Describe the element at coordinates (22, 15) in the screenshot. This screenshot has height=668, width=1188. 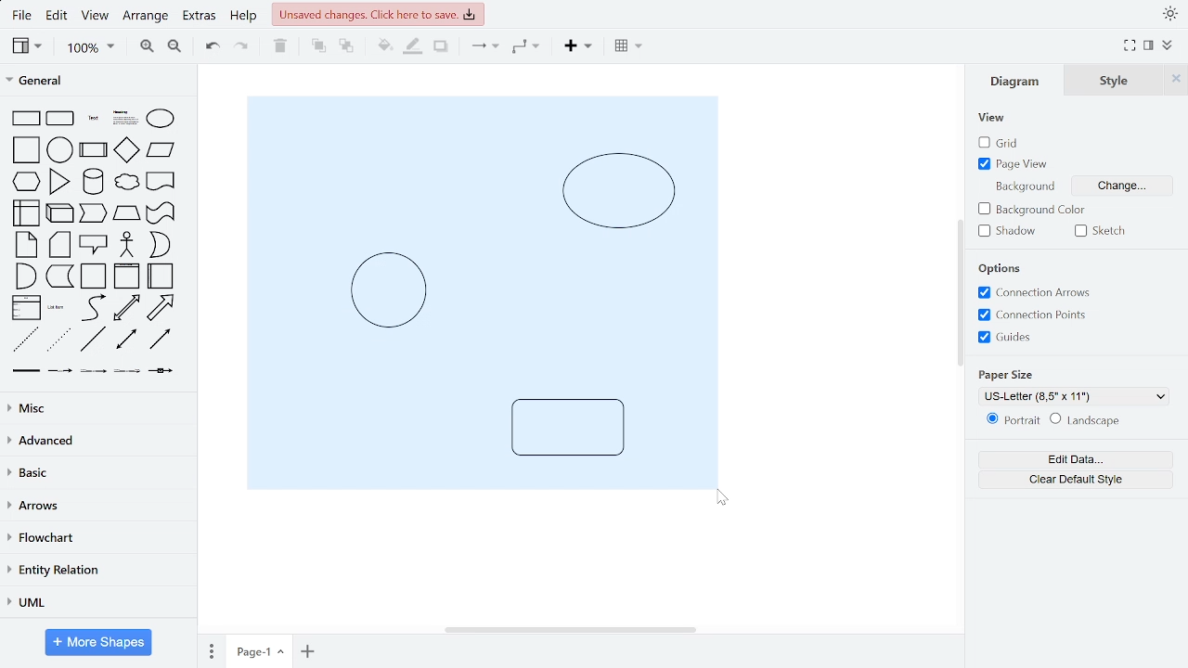
I see `file` at that location.